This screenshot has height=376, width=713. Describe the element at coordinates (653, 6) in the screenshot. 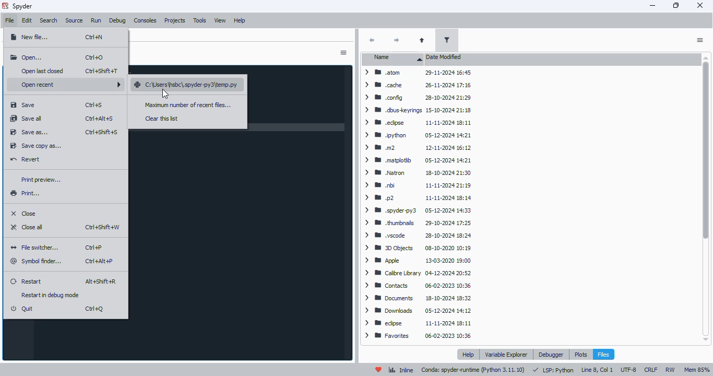

I see `minimize` at that location.